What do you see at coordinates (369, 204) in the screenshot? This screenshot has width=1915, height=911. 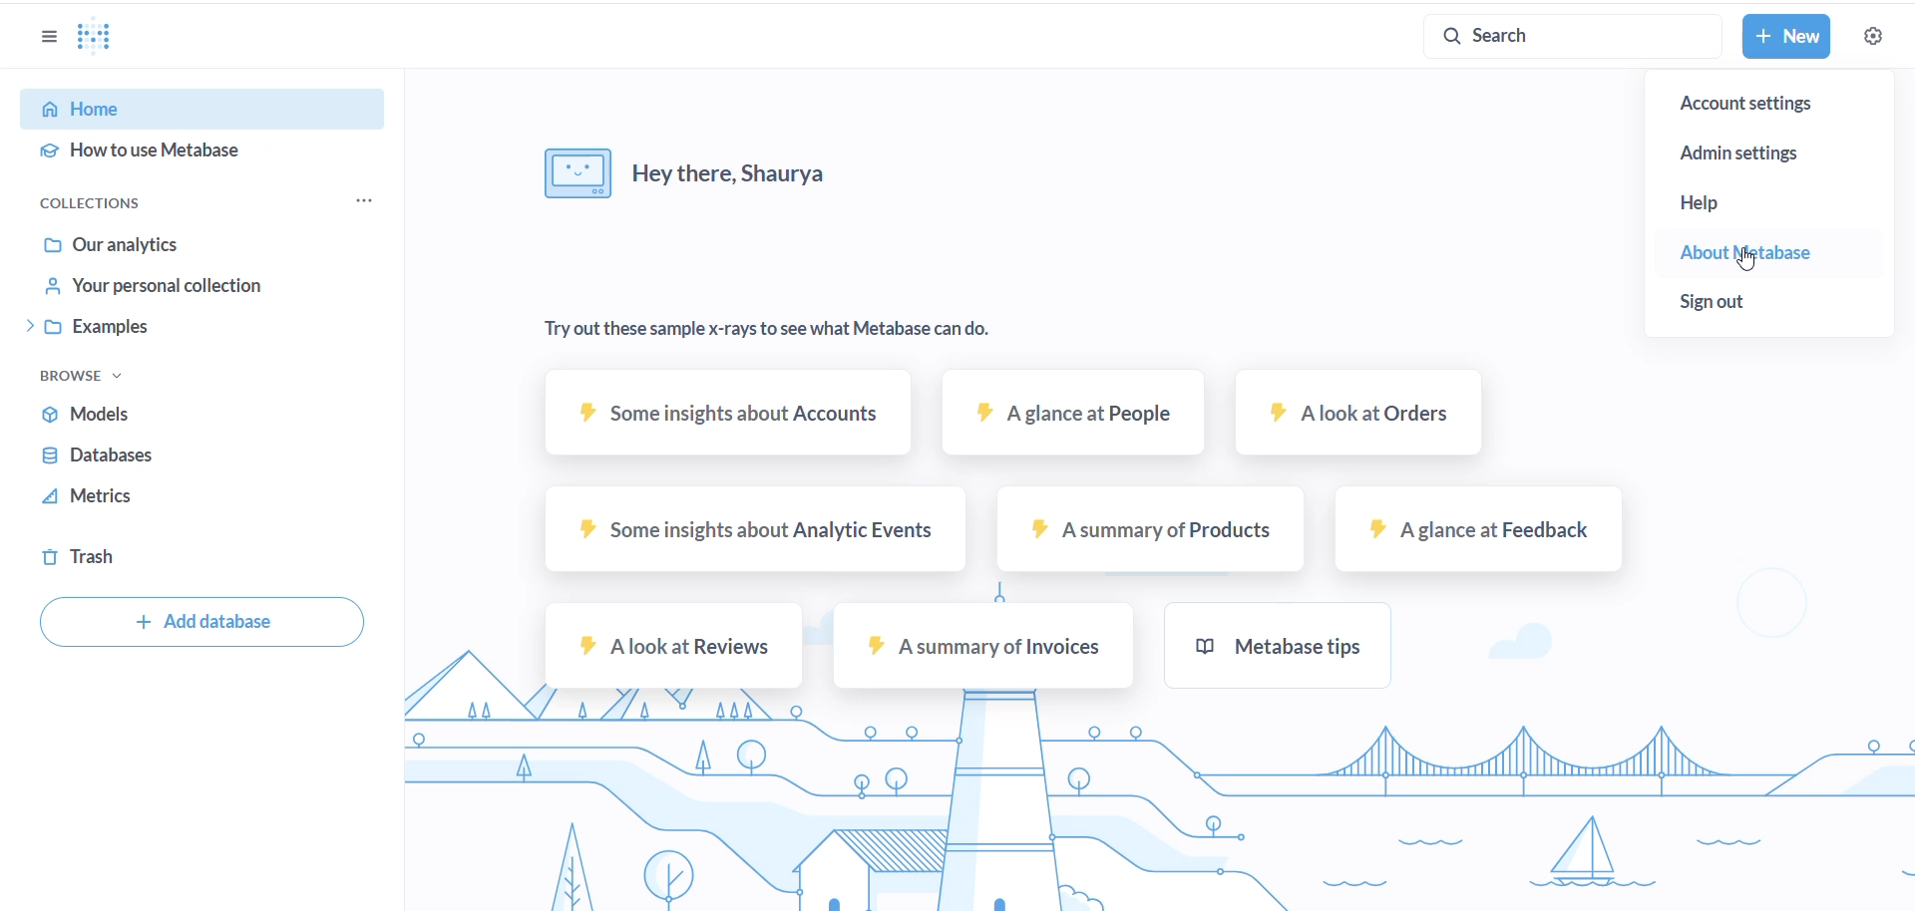 I see `collection options` at bounding box center [369, 204].